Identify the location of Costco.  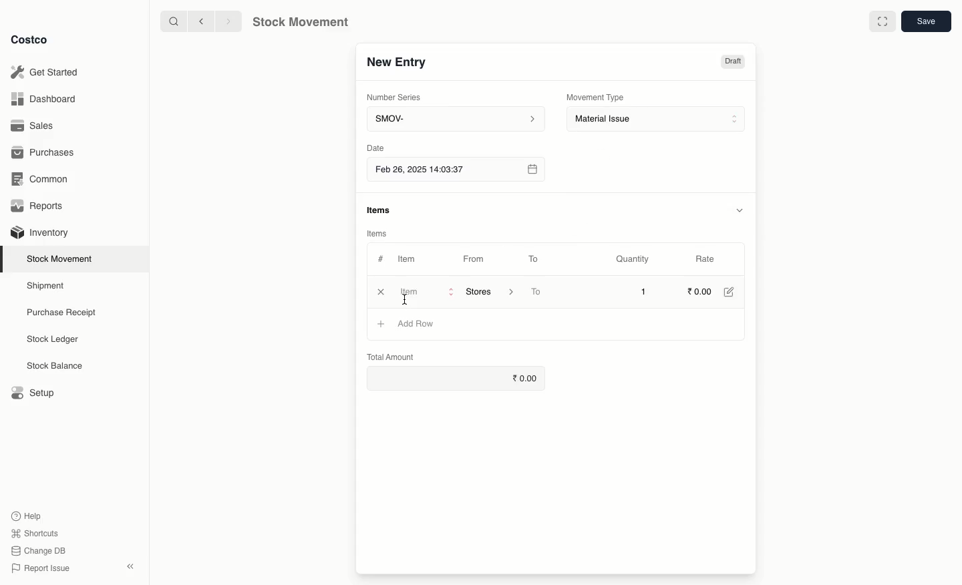
(30, 40).